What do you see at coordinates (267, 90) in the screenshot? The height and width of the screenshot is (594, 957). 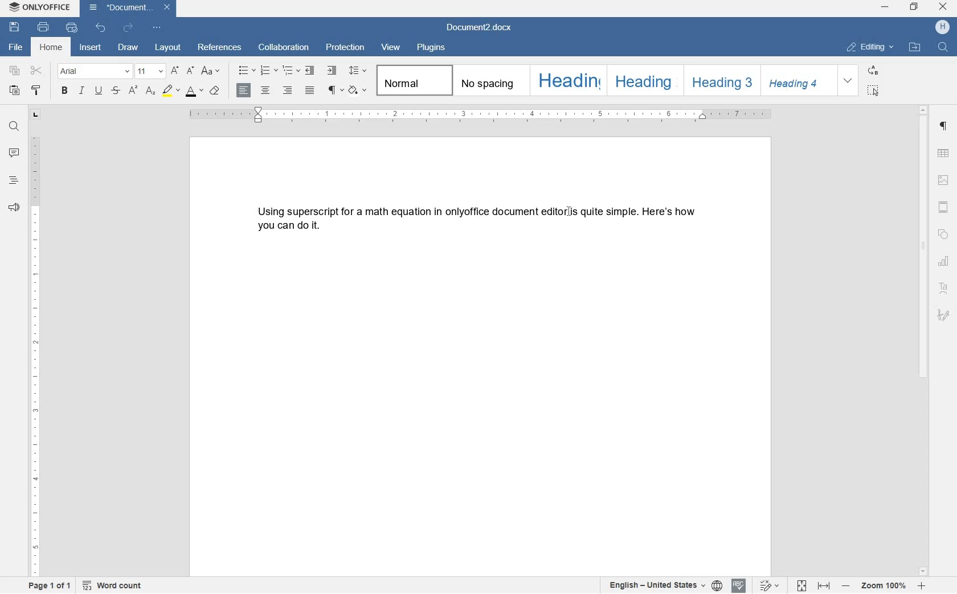 I see `align center` at bounding box center [267, 90].